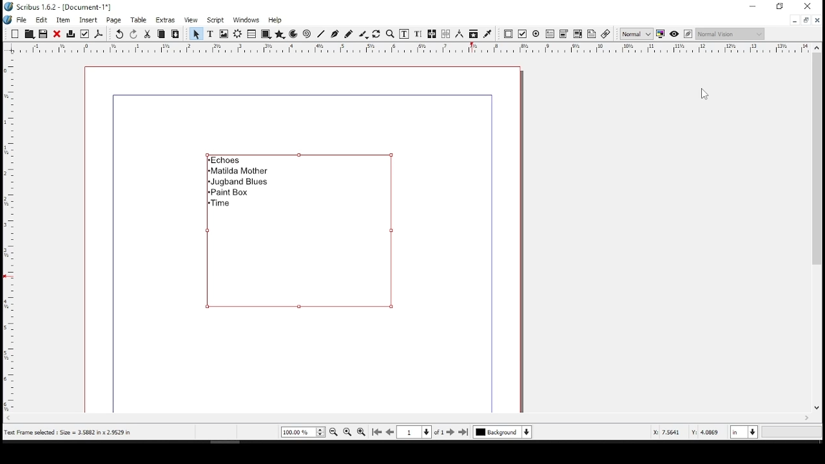  What do you see at coordinates (563, 35) in the screenshot?
I see `pdf combo box` at bounding box center [563, 35].